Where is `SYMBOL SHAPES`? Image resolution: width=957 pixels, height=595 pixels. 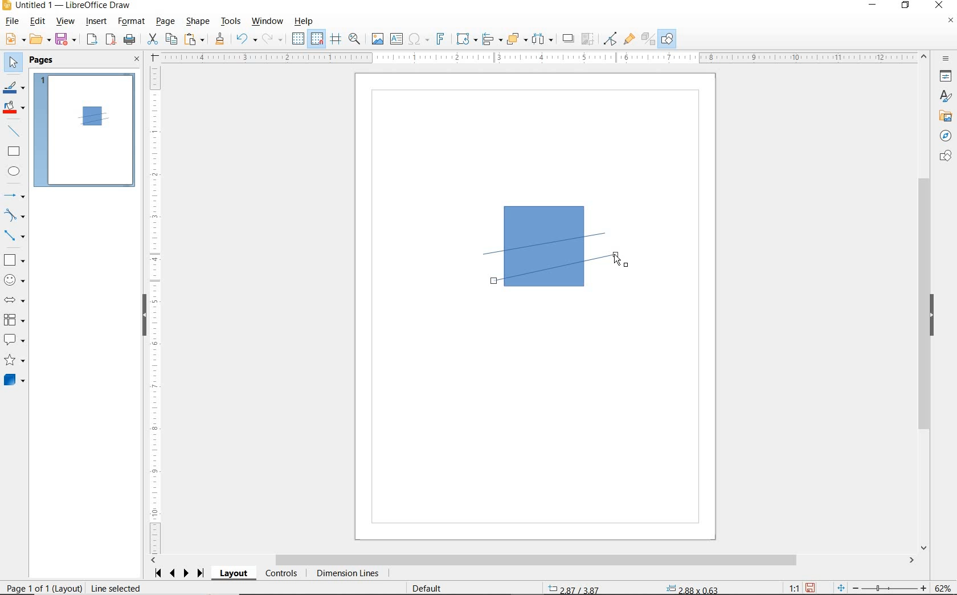 SYMBOL SHAPES is located at coordinates (15, 279).